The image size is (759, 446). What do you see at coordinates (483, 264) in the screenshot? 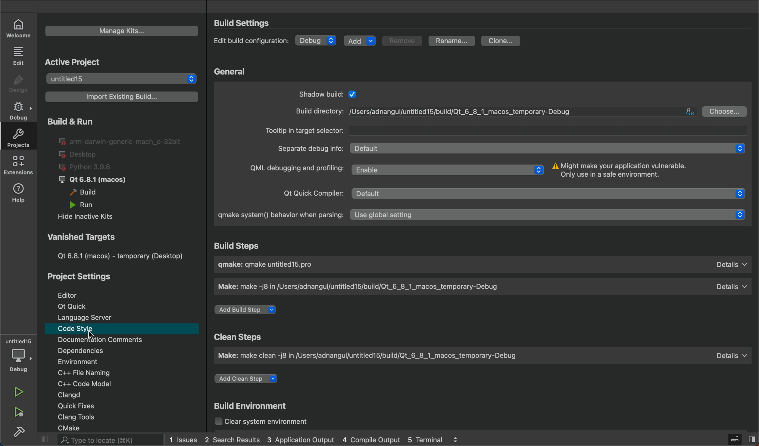
I see `build type` at bounding box center [483, 264].